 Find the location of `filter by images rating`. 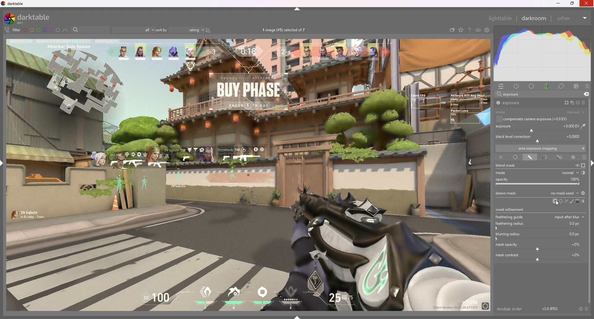

filter by images rating is located at coordinates (134, 30).